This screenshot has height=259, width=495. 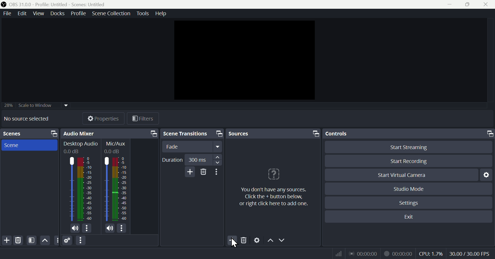 I want to click on FILTER, so click(x=31, y=240).